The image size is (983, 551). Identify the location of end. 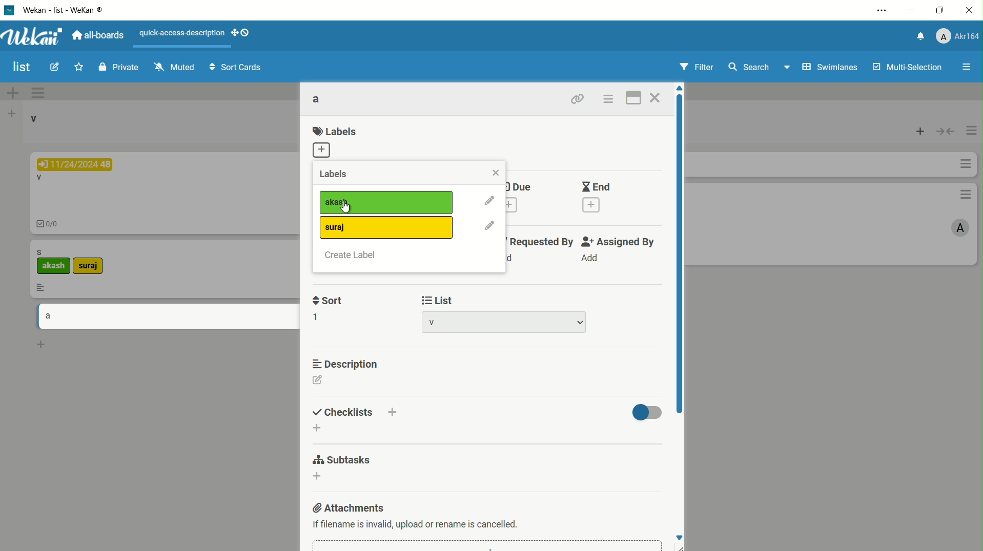
(595, 187).